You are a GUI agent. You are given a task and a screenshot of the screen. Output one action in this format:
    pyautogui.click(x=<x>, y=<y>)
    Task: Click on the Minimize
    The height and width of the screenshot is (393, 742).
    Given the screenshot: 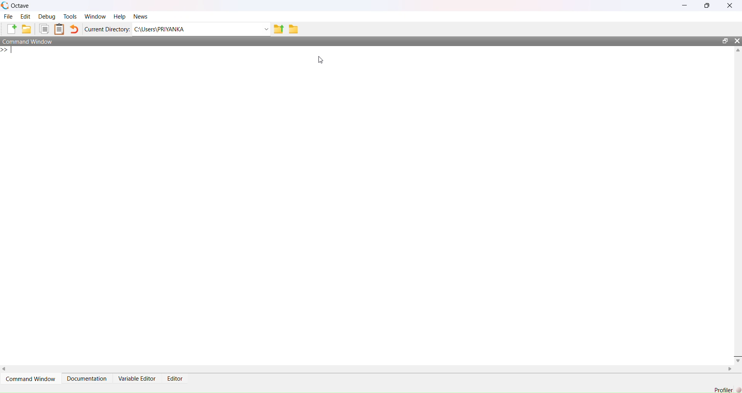 What is the action you would take?
    pyautogui.click(x=686, y=6)
    